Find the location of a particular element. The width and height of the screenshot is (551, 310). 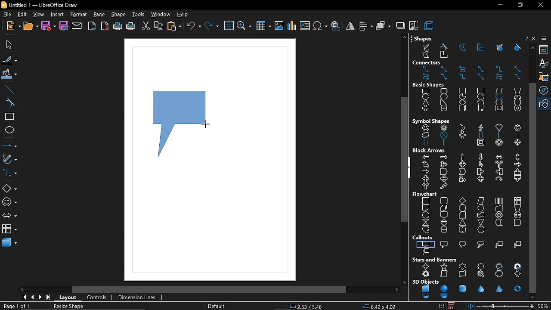

lines and arrows is located at coordinates (9, 144).